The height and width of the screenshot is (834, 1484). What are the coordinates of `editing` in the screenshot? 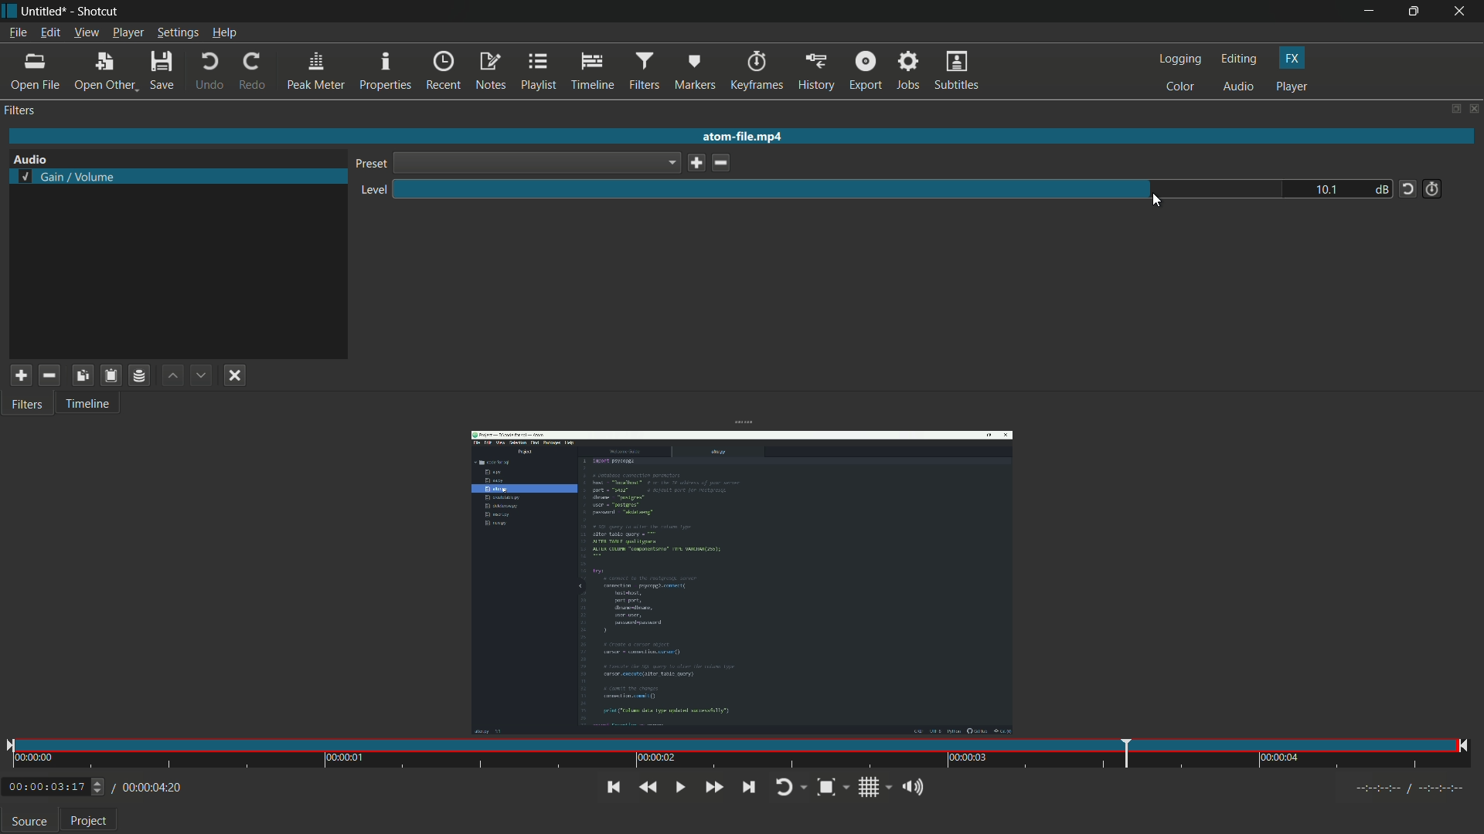 It's located at (1240, 59).